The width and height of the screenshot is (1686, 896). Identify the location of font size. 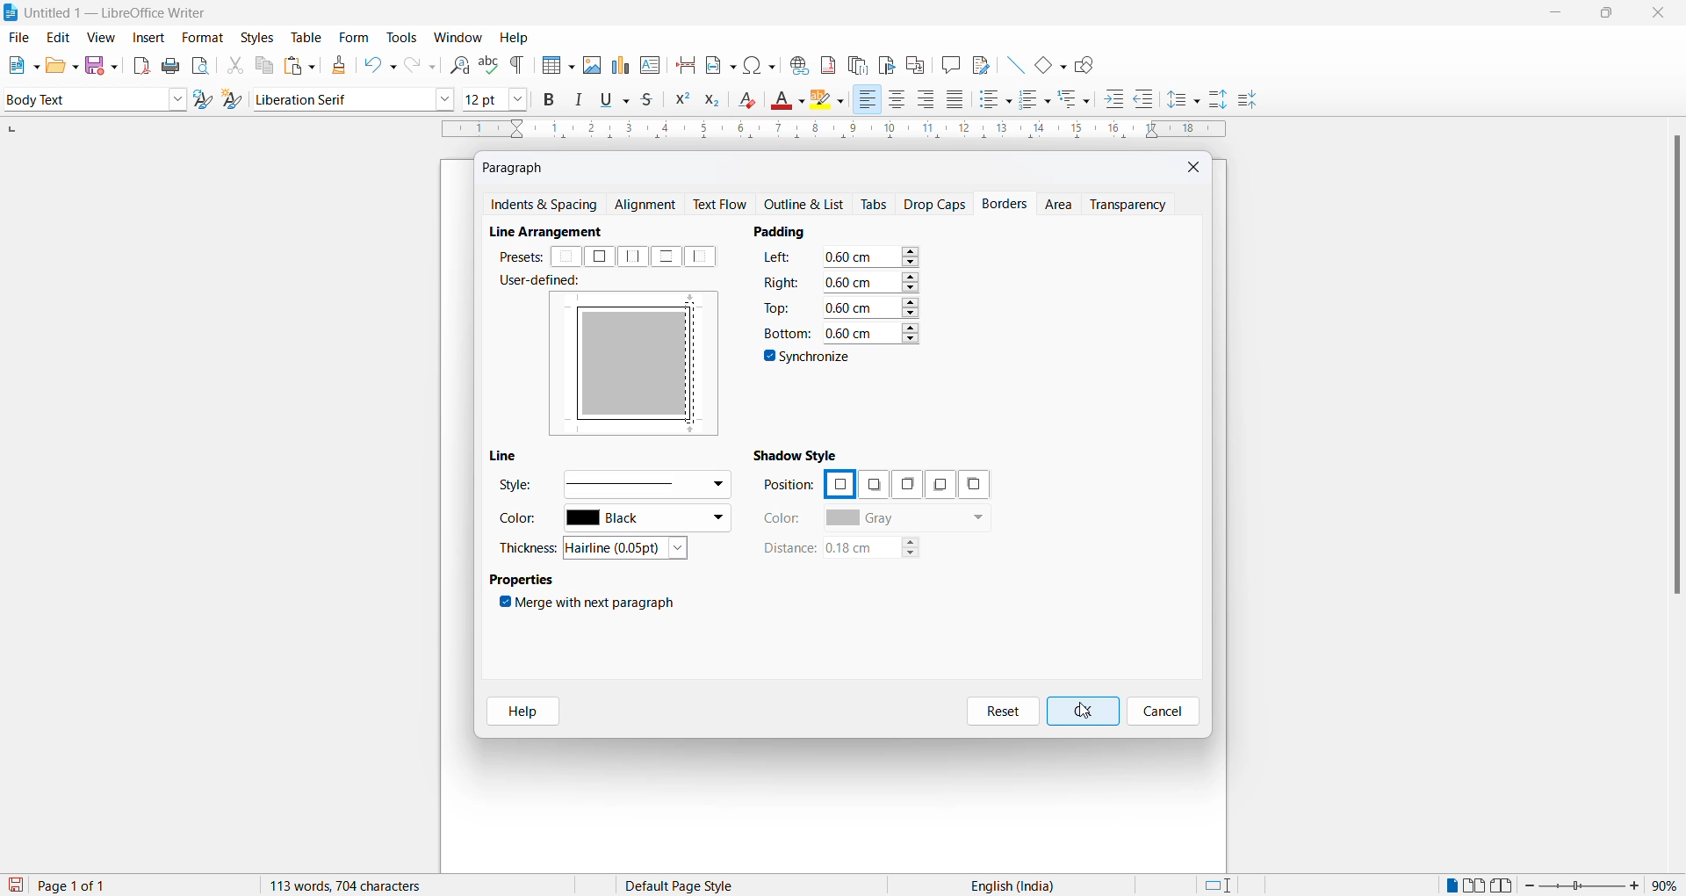
(482, 98).